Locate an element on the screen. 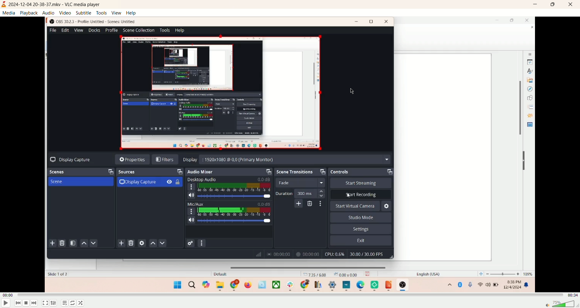  visual is located at coordinates (4, 5).